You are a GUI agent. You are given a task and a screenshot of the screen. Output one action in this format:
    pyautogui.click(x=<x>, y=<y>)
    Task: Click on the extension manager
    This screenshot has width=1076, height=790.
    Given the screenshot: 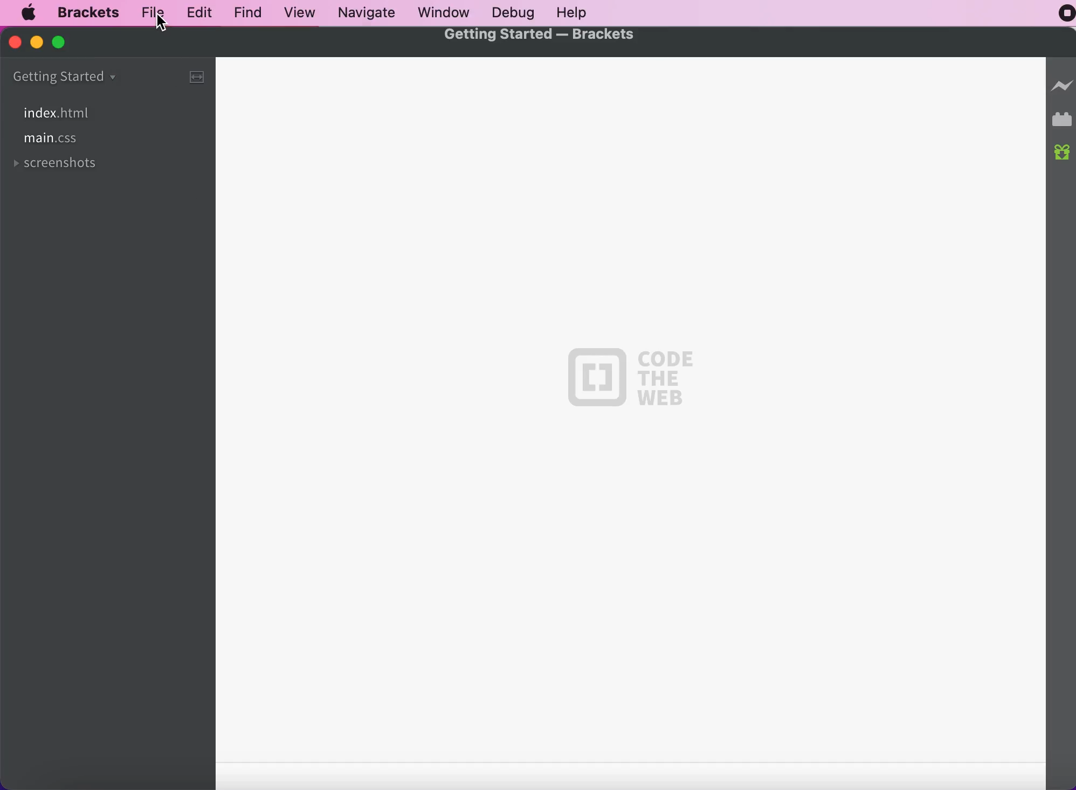 What is the action you would take?
    pyautogui.click(x=1061, y=119)
    